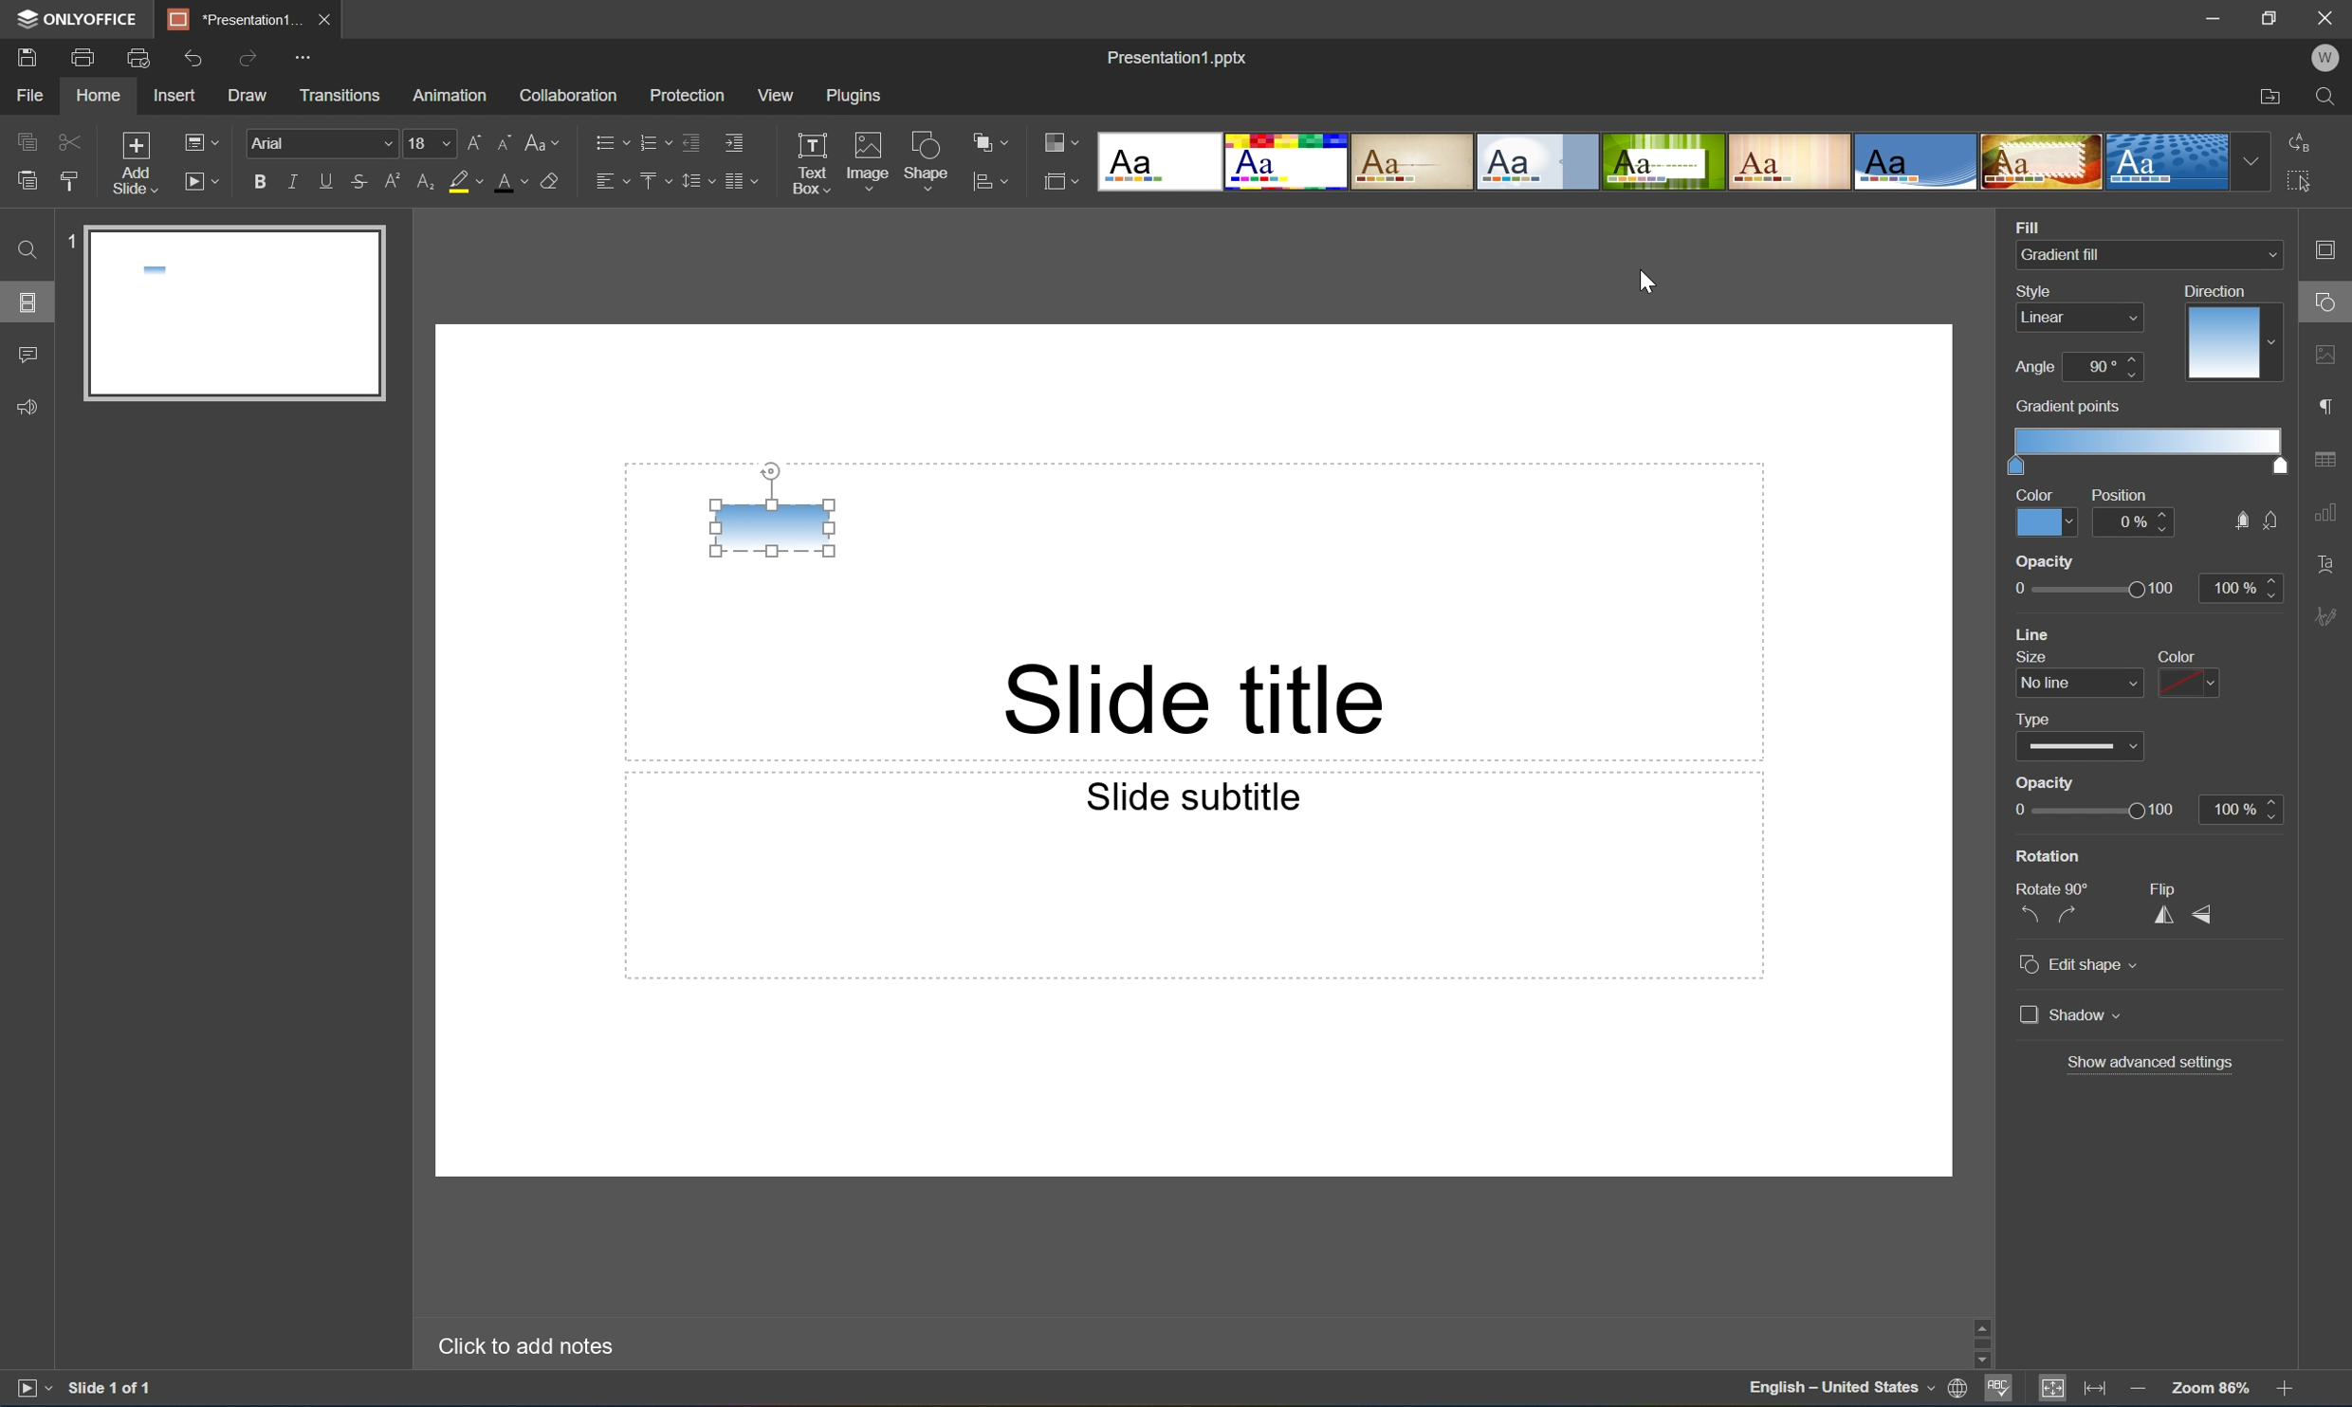 This screenshot has height=1407, width=2352. I want to click on Change color theme, so click(1061, 144).